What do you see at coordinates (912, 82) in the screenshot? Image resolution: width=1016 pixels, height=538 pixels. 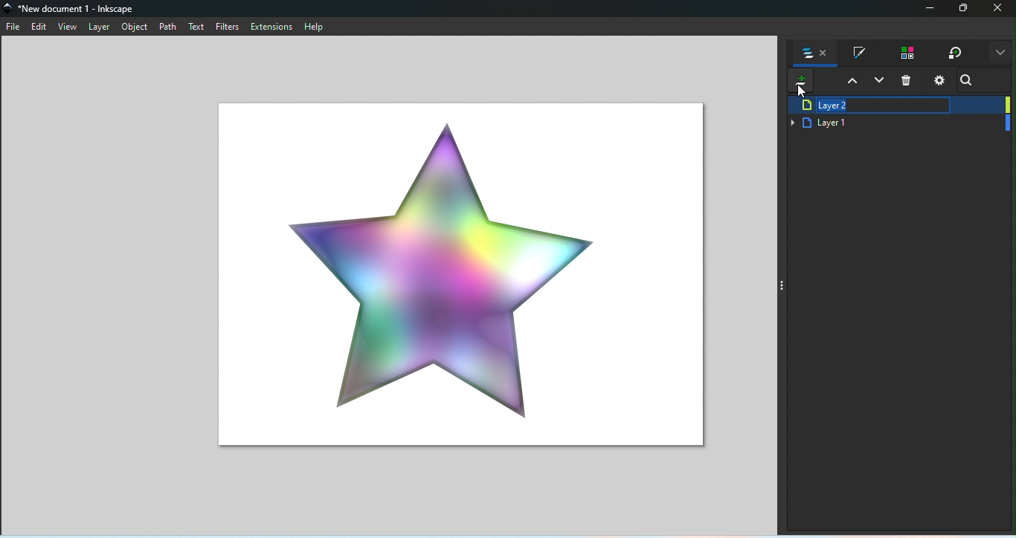 I see `Delete selected items` at bounding box center [912, 82].